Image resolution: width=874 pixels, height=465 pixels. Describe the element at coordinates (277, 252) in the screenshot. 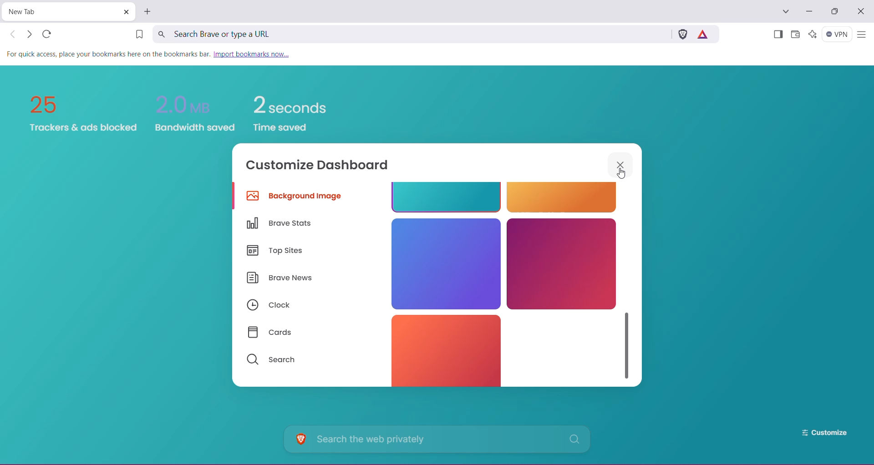

I see `Top Sites` at that location.